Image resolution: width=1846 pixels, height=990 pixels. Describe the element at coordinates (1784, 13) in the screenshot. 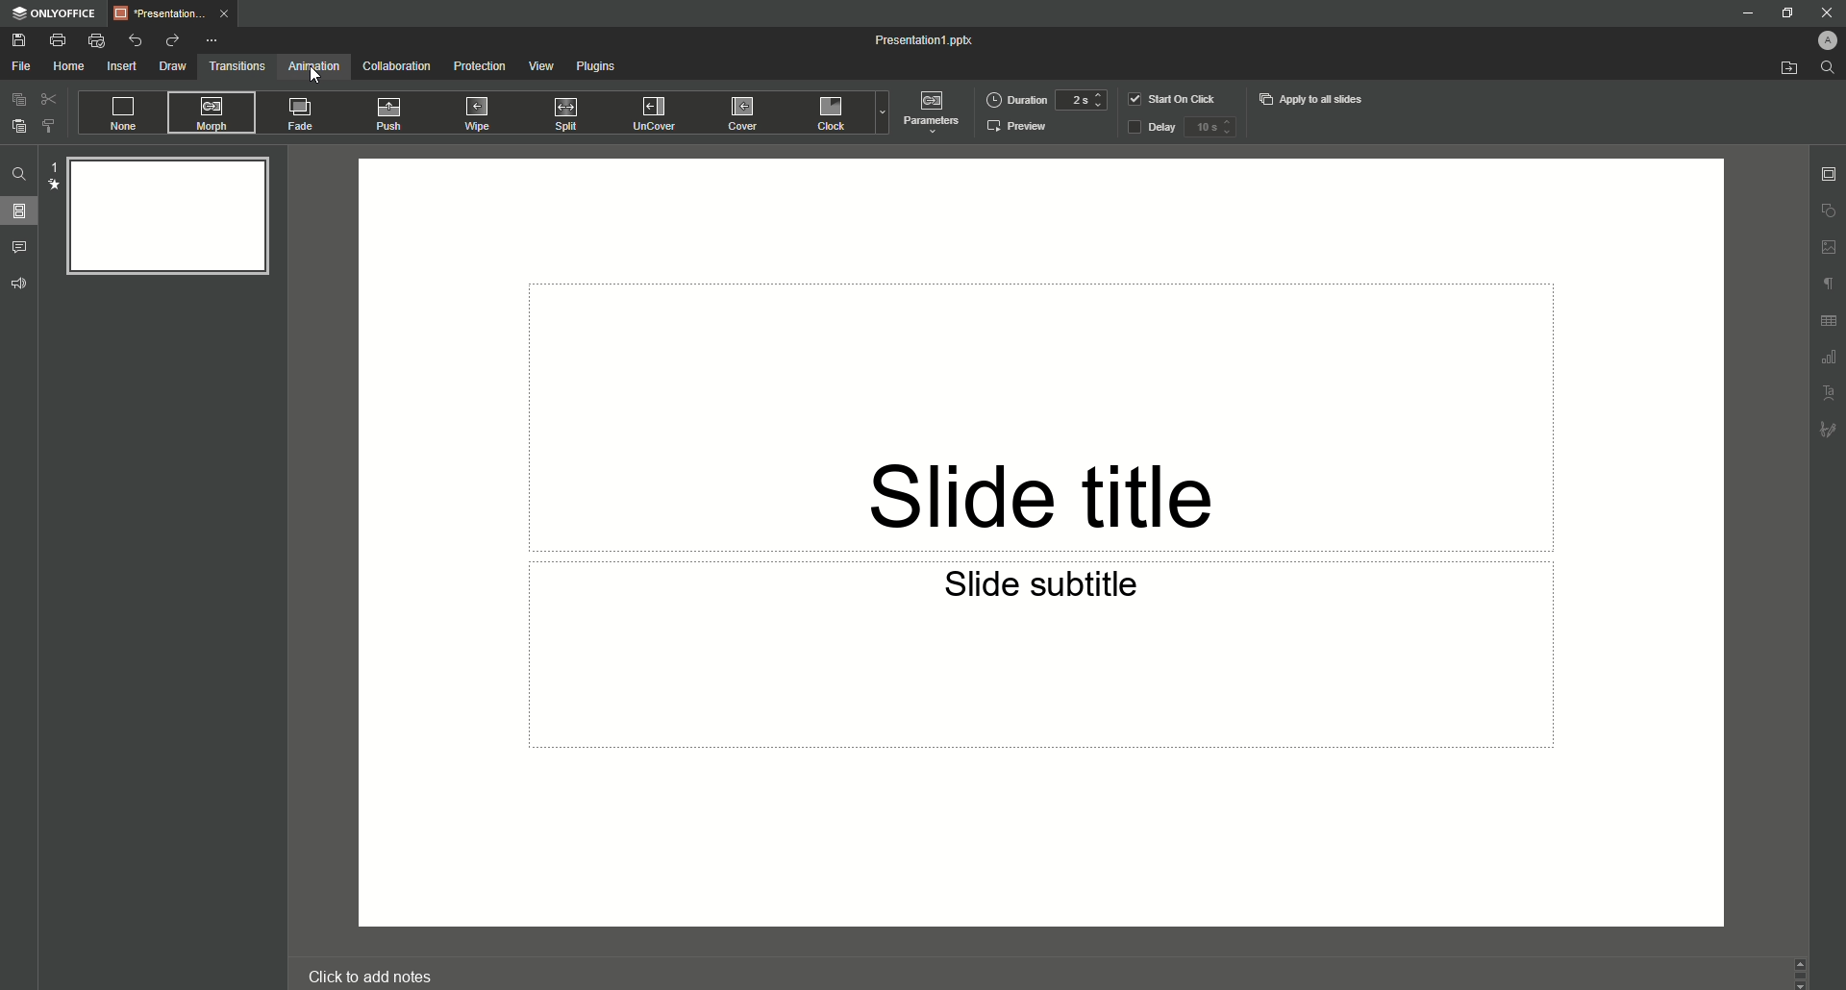

I see `Minimize` at that location.